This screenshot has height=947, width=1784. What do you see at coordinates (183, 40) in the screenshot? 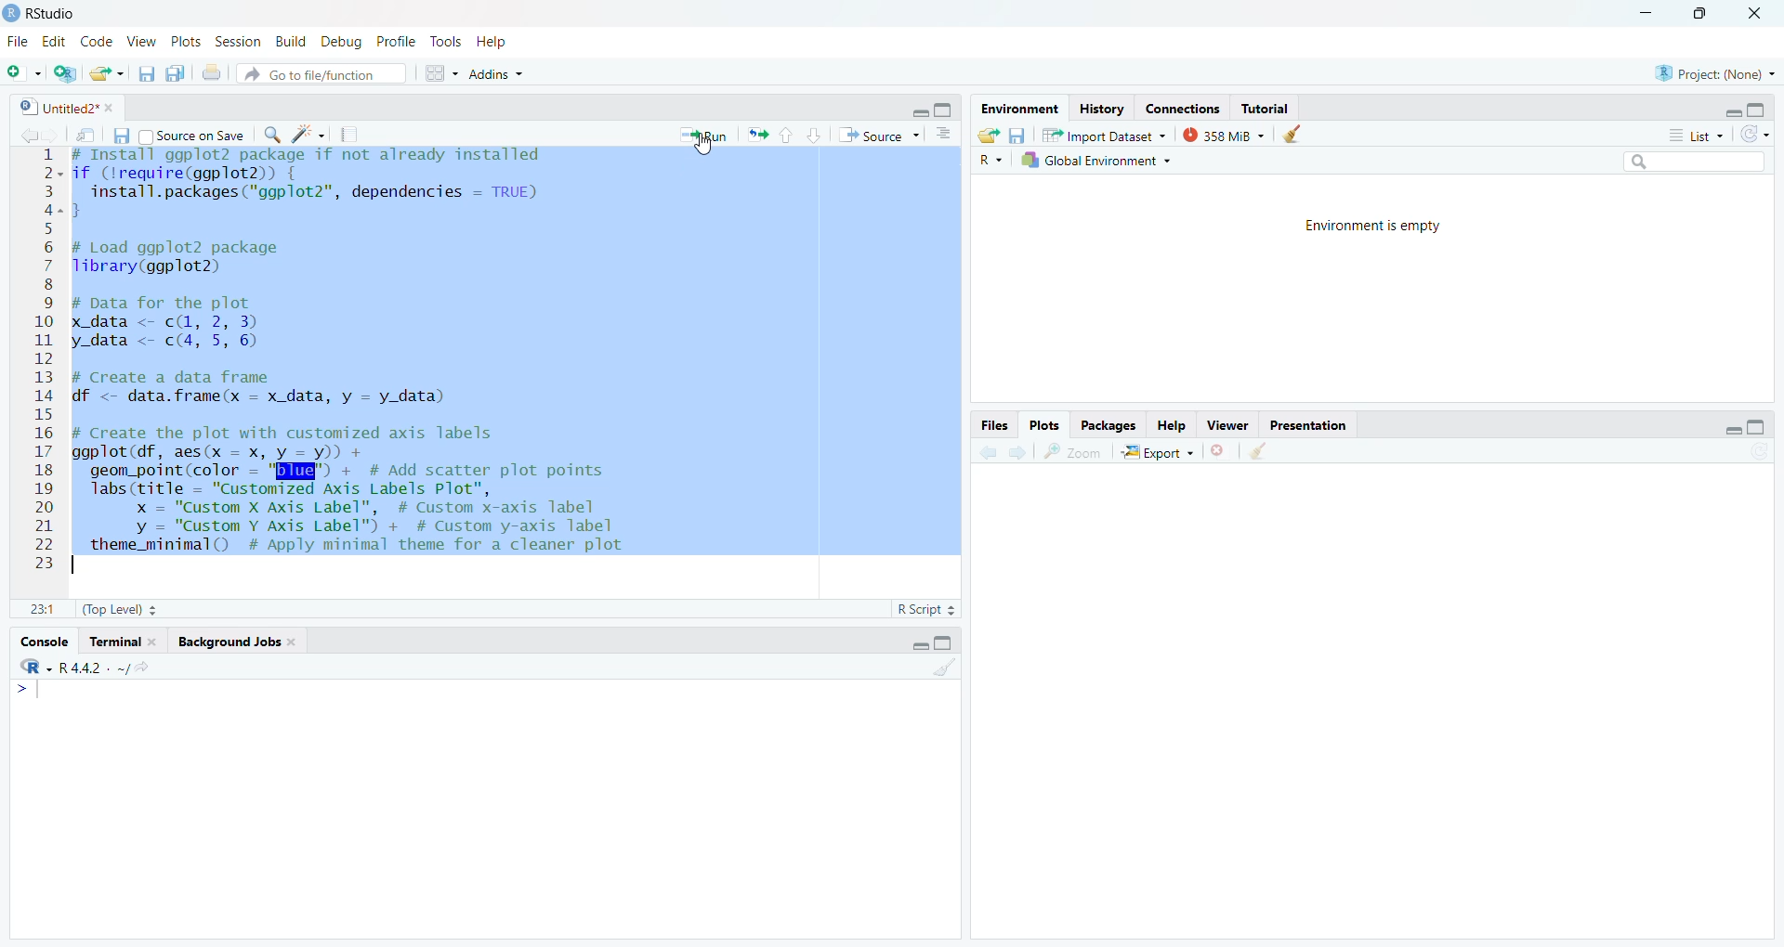
I see `Plots` at bounding box center [183, 40].